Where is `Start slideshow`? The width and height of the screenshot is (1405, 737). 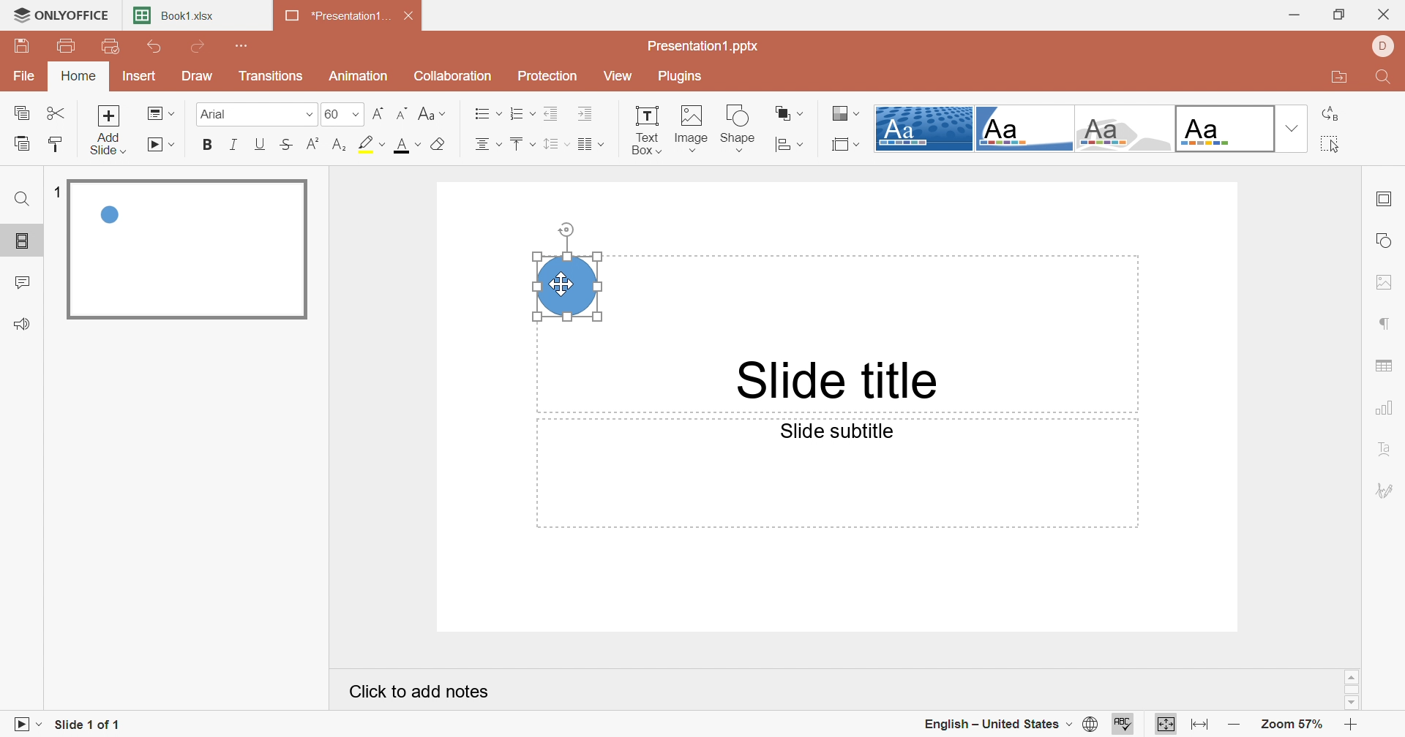 Start slideshow is located at coordinates (24, 727).